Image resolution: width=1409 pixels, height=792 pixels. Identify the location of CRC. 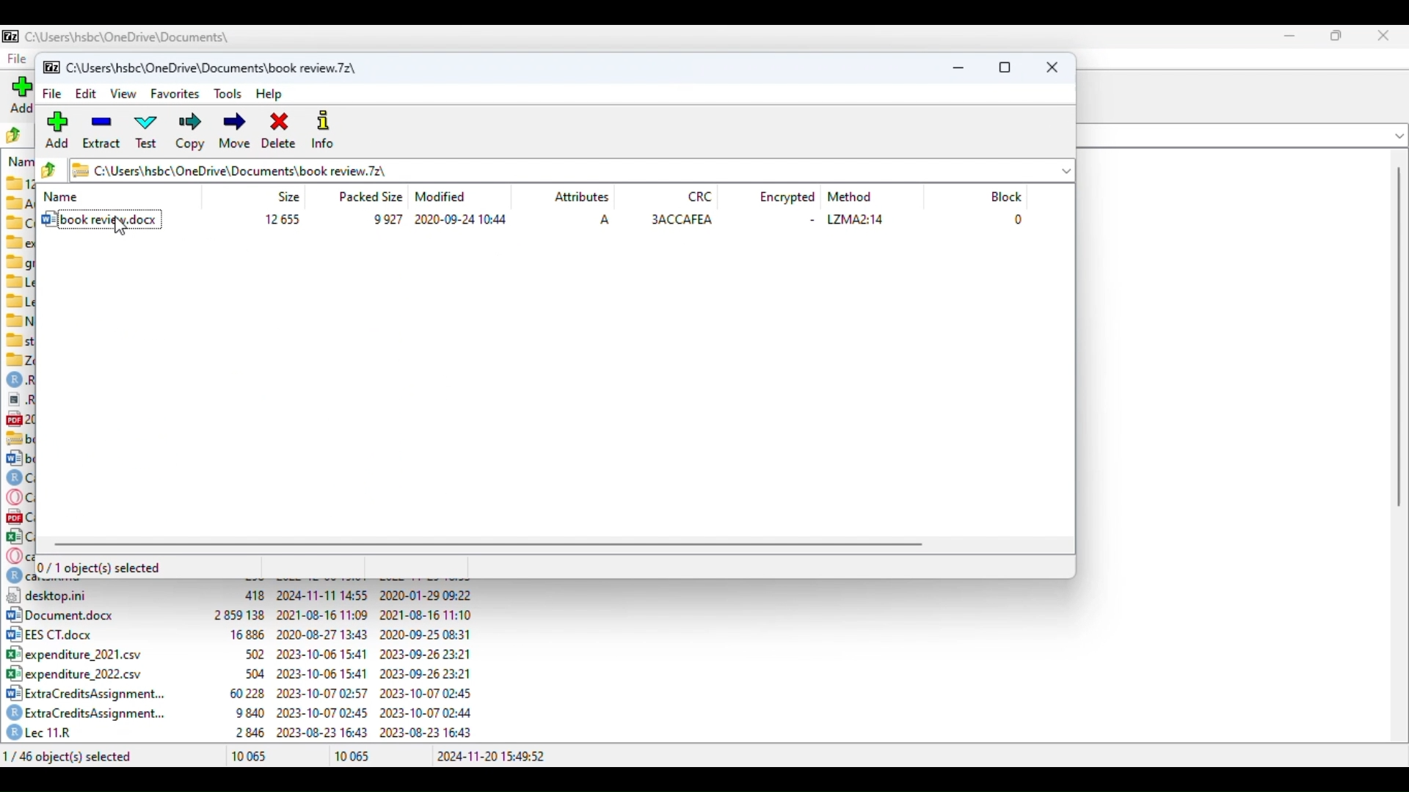
(701, 197).